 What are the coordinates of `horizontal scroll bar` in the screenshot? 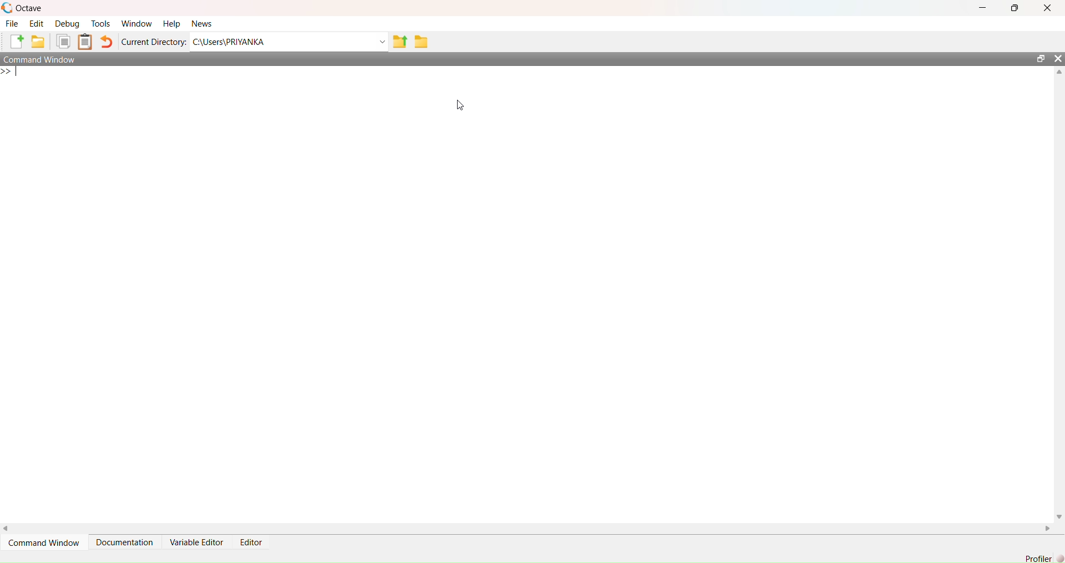 It's located at (528, 528).